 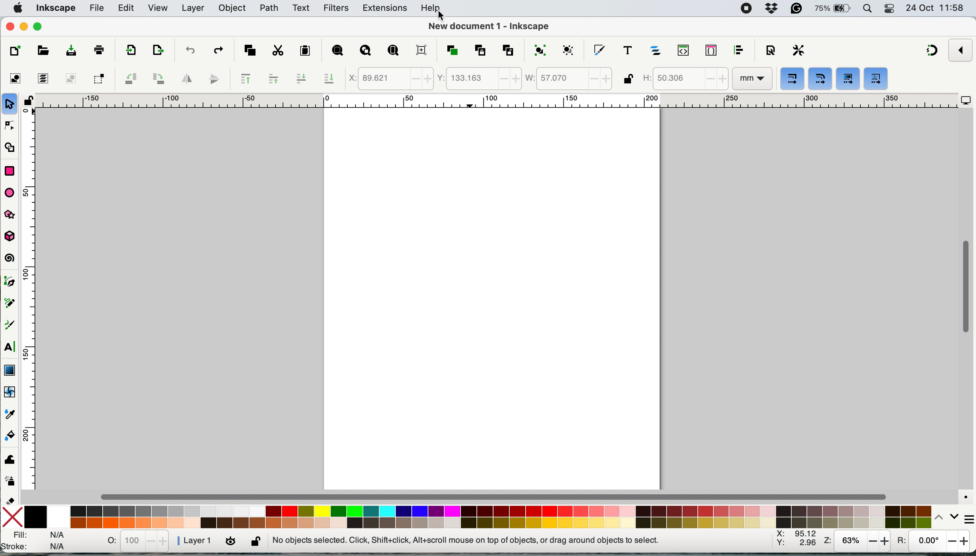 What do you see at coordinates (41, 50) in the screenshot?
I see `open` at bounding box center [41, 50].